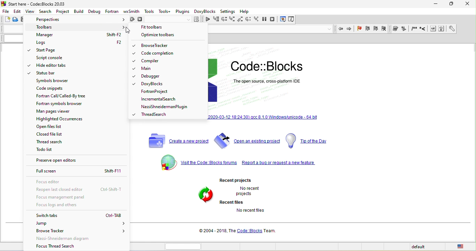 This screenshot has height=251, width=476. Describe the element at coordinates (51, 58) in the screenshot. I see `script console` at that location.